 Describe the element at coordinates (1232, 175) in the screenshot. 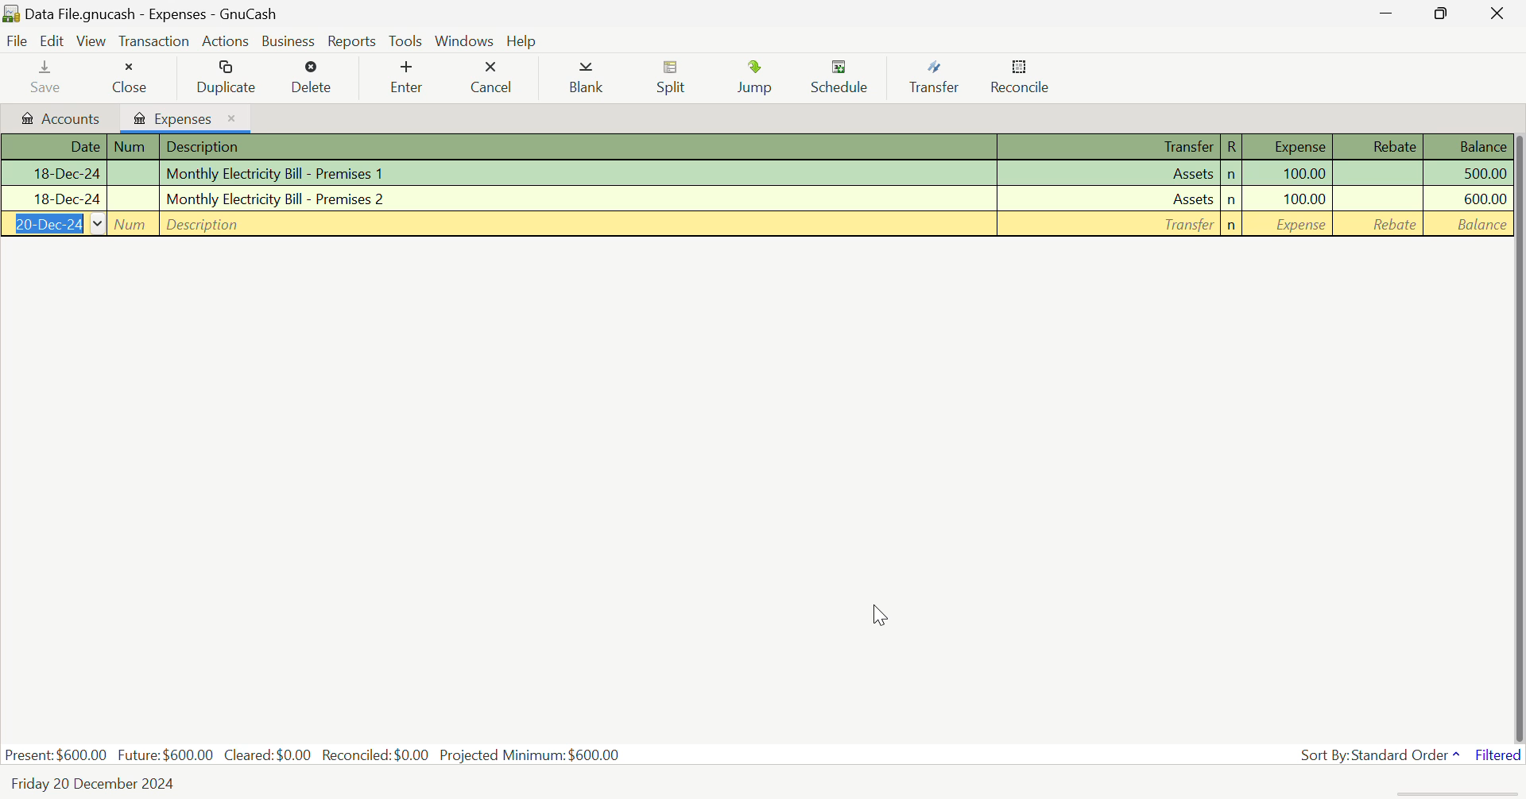

I see `n` at that location.